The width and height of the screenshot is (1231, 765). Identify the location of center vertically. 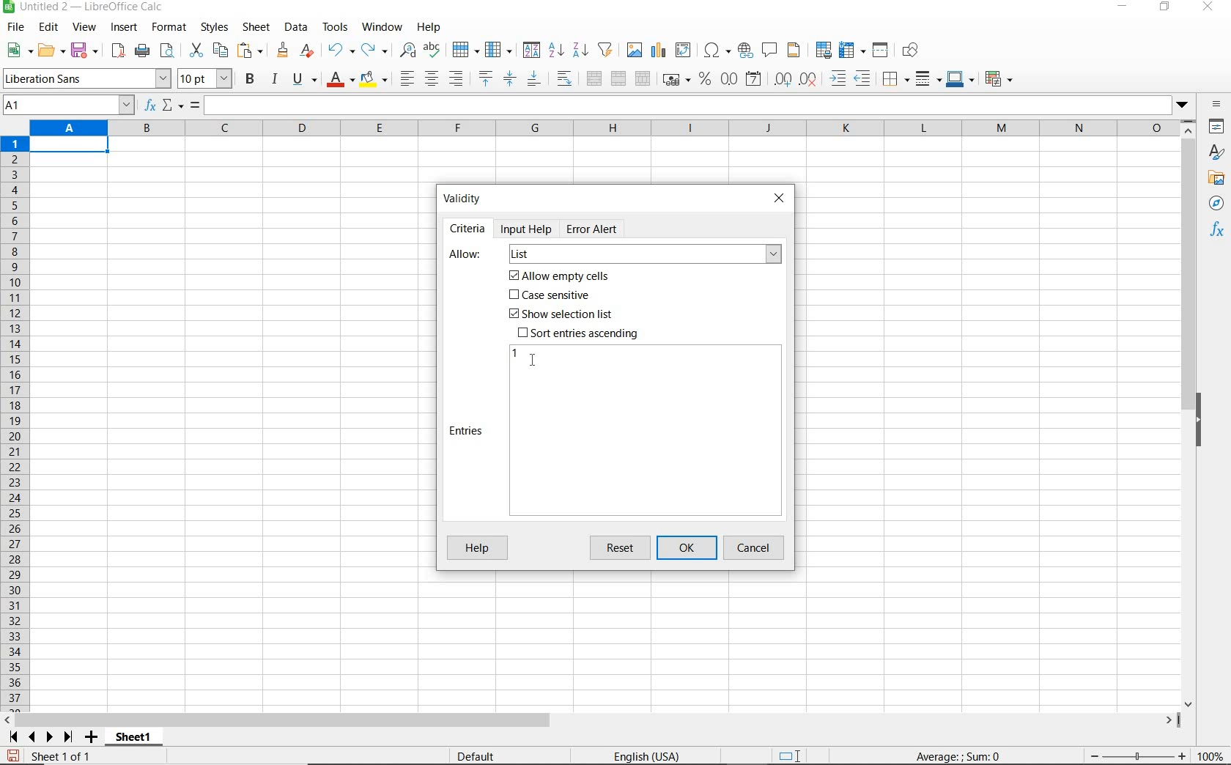
(509, 79).